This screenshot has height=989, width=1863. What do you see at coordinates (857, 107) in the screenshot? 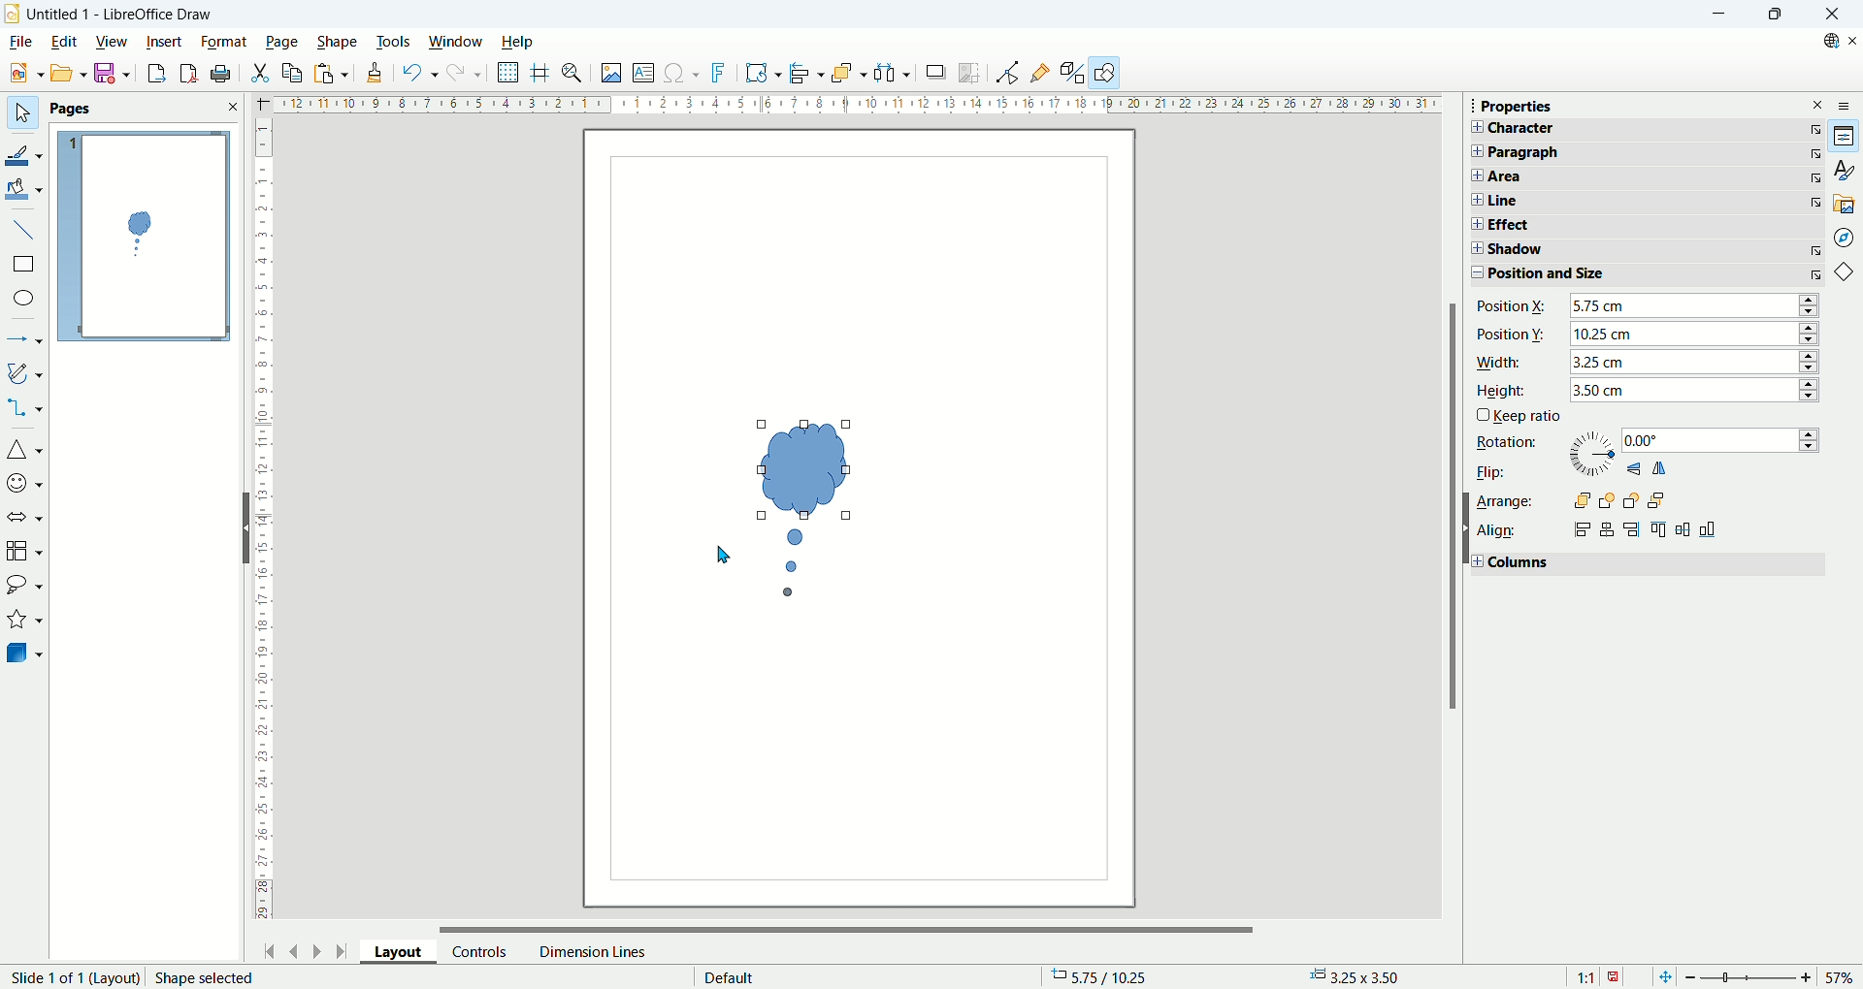
I see `Hotizontal ruler` at bounding box center [857, 107].